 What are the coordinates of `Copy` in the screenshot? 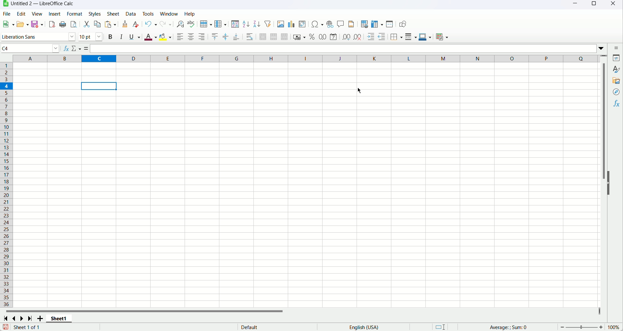 It's located at (97, 24).